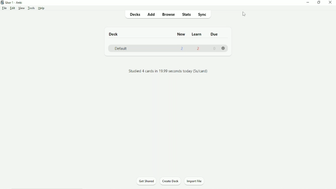  Describe the element at coordinates (199, 50) in the screenshot. I see `2` at that location.